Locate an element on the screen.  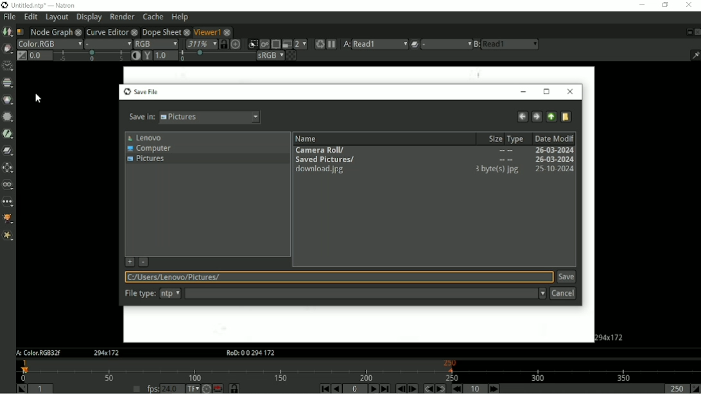
close is located at coordinates (80, 31).